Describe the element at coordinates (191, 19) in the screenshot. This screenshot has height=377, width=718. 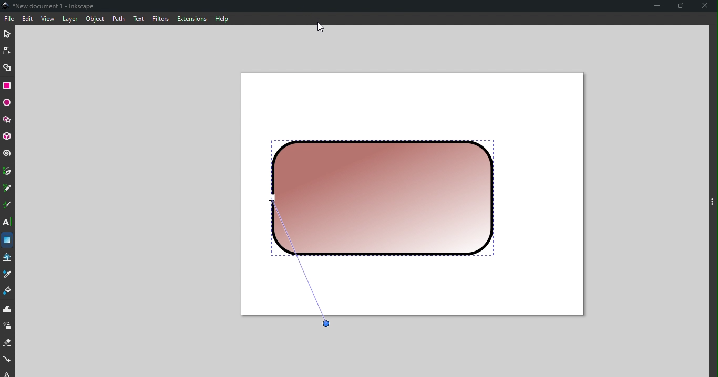
I see `Extensions` at that location.